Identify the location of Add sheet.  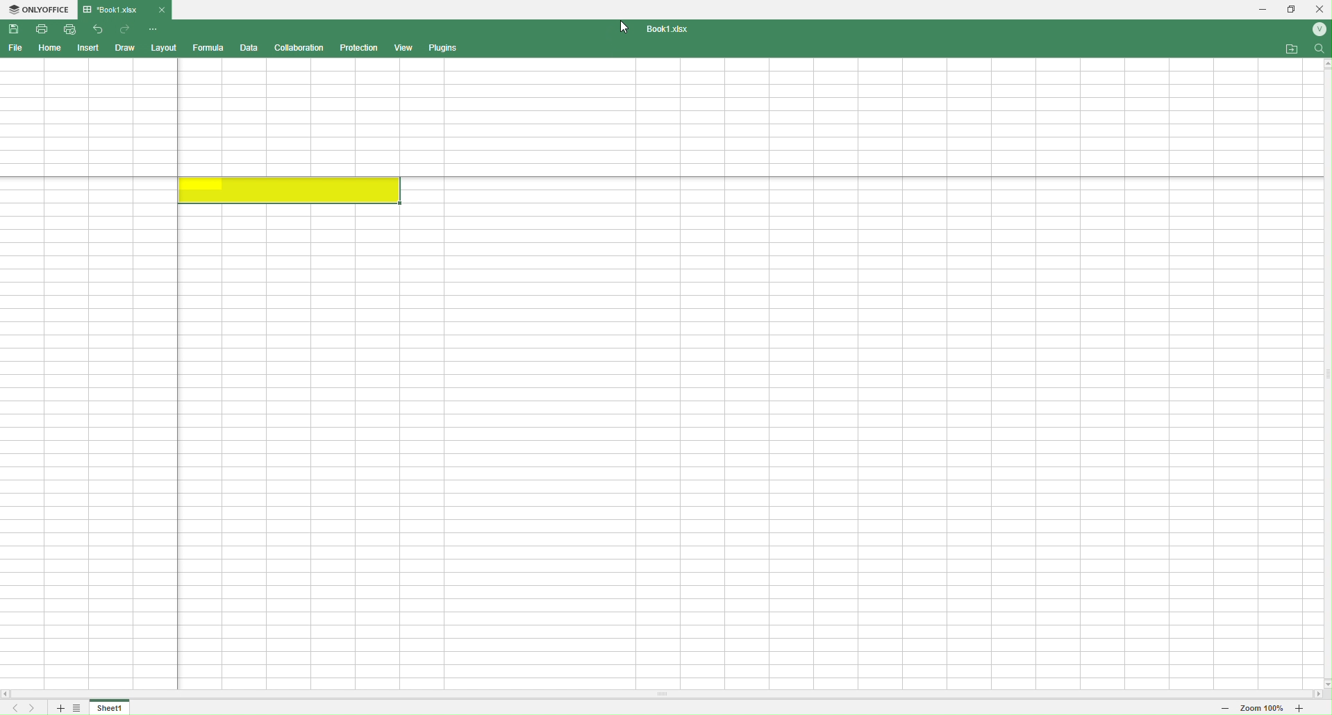
(58, 708).